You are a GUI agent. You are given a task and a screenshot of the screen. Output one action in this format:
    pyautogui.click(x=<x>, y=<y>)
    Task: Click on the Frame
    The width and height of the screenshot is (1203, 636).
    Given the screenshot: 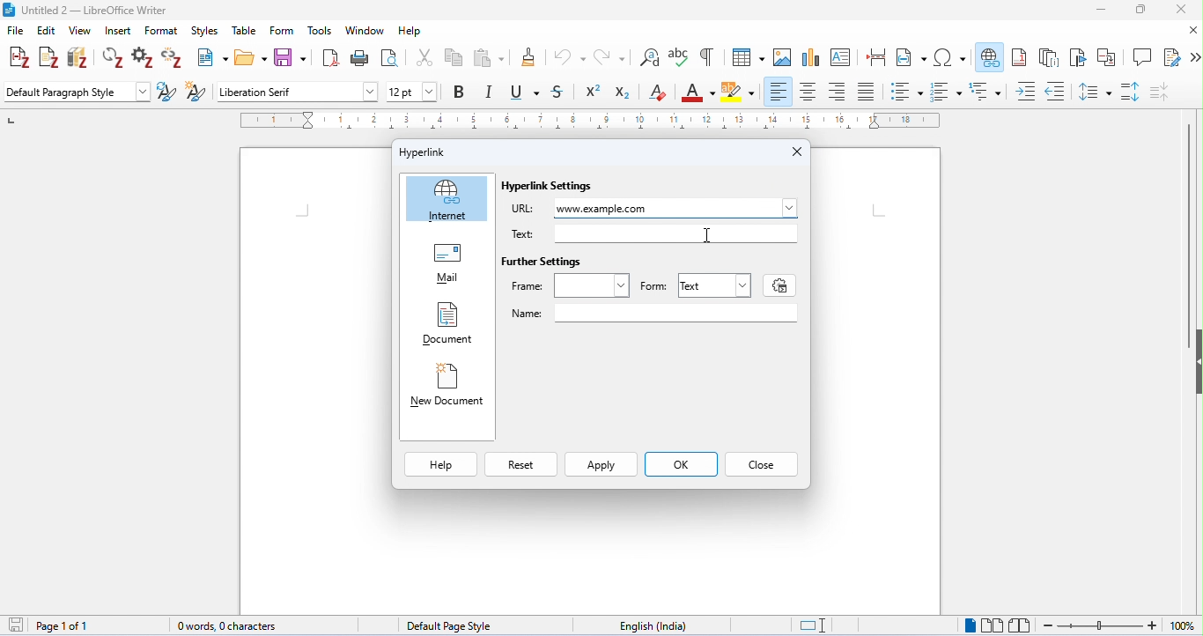 What is the action you would take?
    pyautogui.click(x=561, y=282)
    